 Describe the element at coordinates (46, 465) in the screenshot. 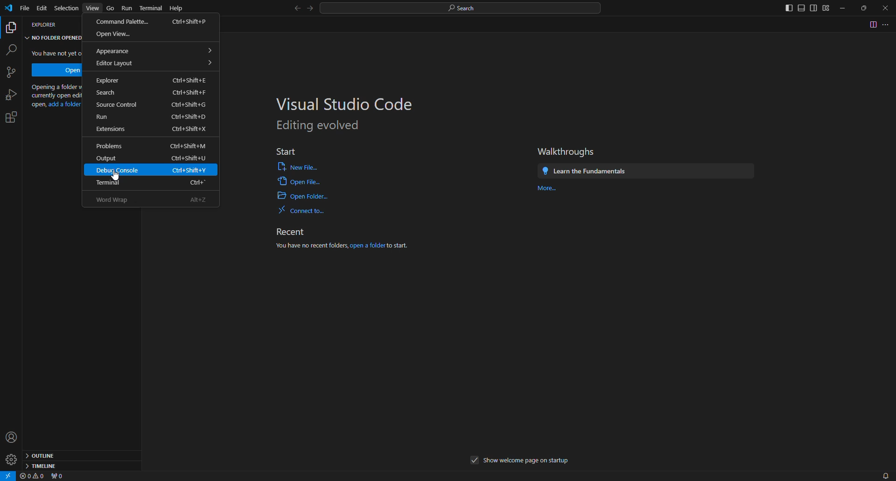

I see `timeline` at that location.